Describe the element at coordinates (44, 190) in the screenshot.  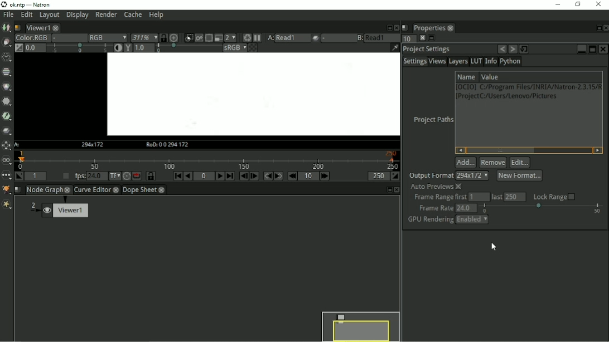
I see `Node Graph` at that location.